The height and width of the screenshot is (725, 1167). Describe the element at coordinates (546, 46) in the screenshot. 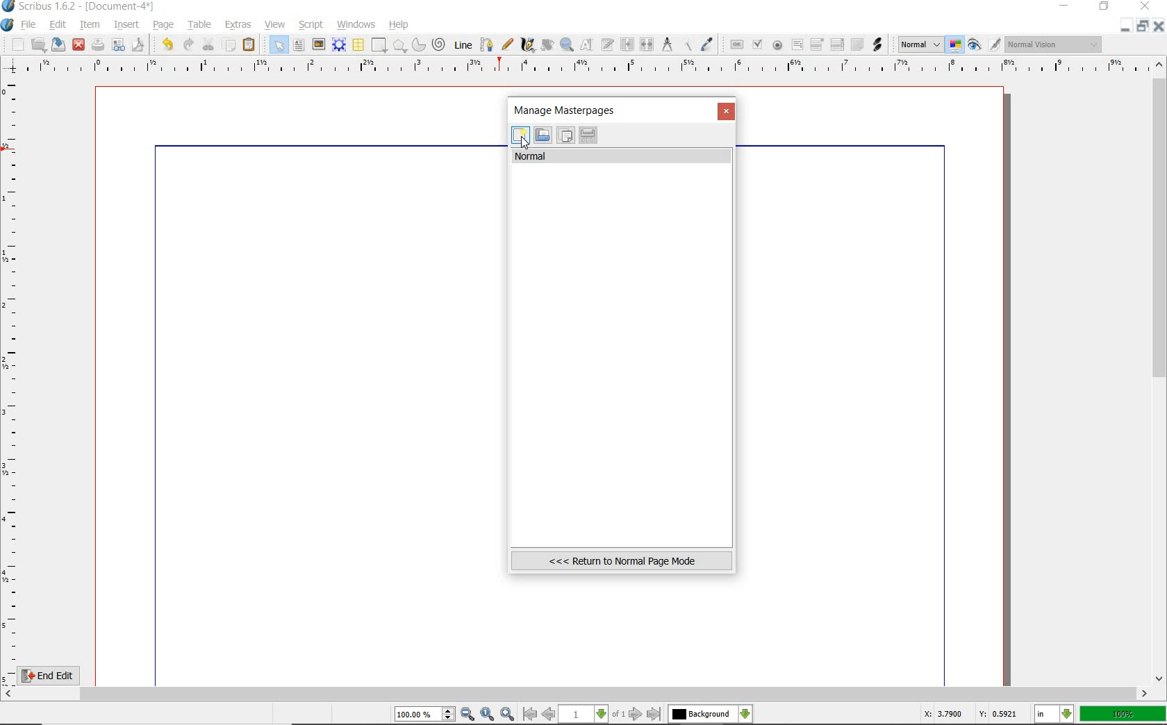

I see `rotate item` at that location.